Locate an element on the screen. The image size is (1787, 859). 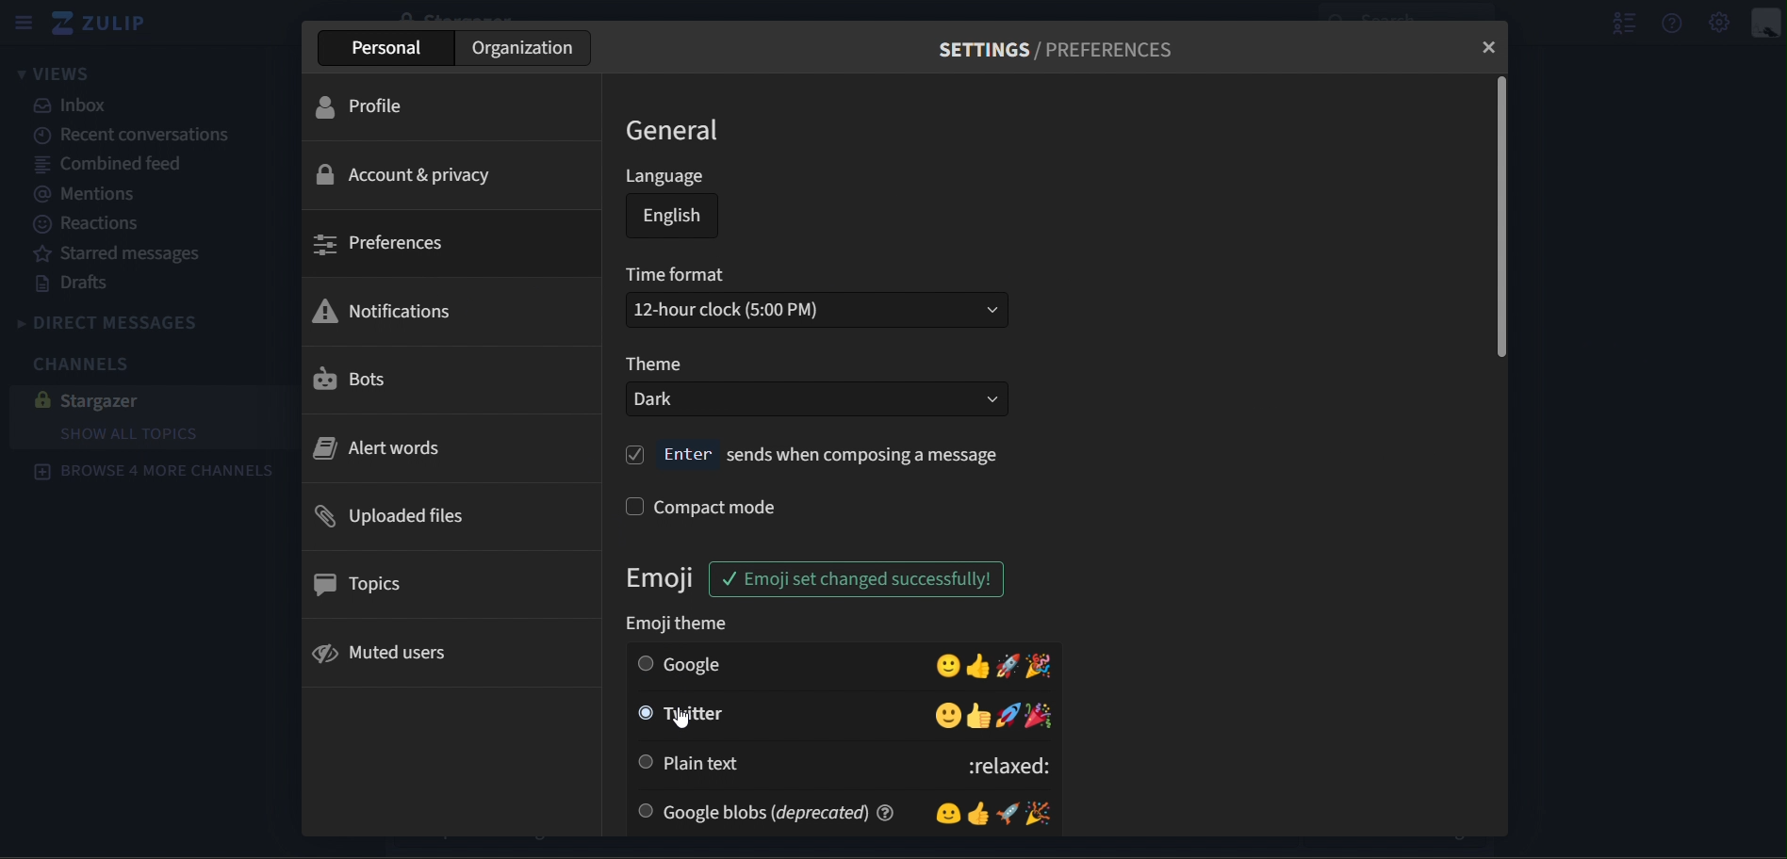
theme is located at coordinates (654, 365).